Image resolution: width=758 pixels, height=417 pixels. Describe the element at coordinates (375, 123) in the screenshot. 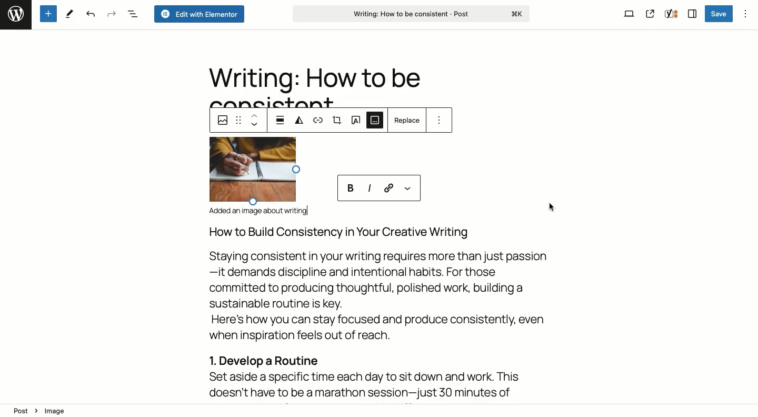

I see `Add caption` at that location.